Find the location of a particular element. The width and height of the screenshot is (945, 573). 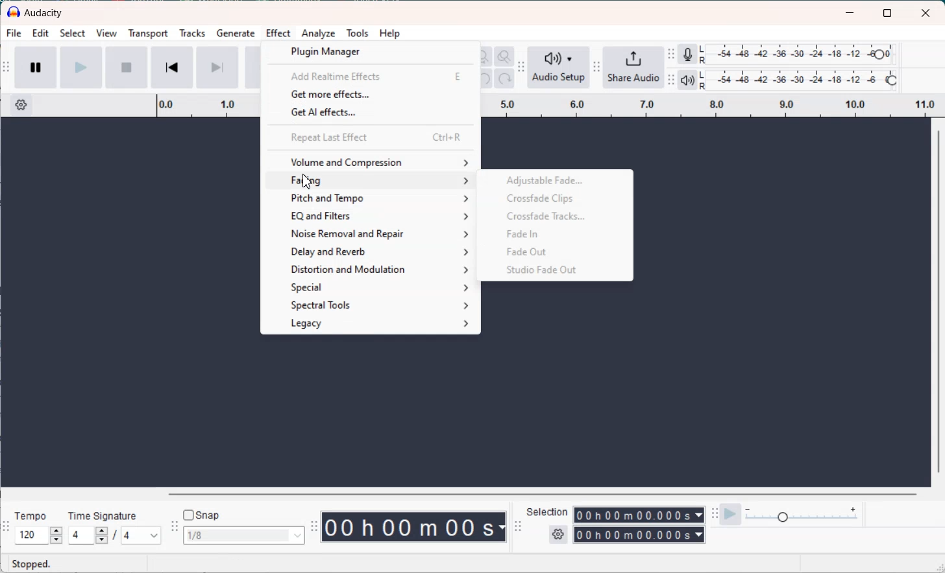

Audacity time signature toolbar is located at coordinates (6, 526).